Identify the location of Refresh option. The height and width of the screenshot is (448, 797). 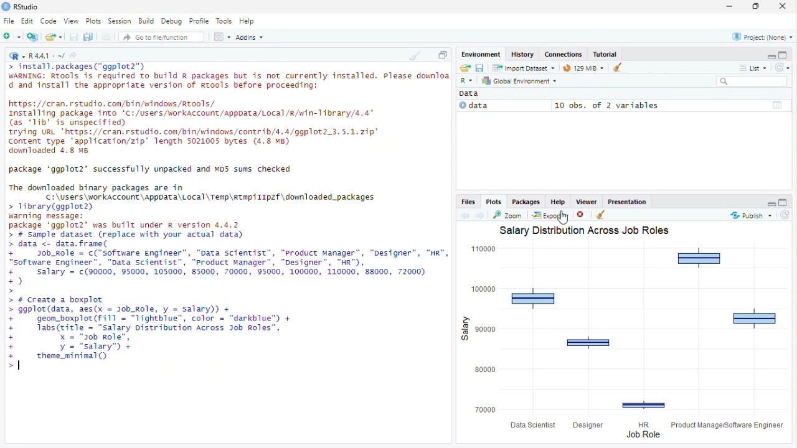
(781, 67).